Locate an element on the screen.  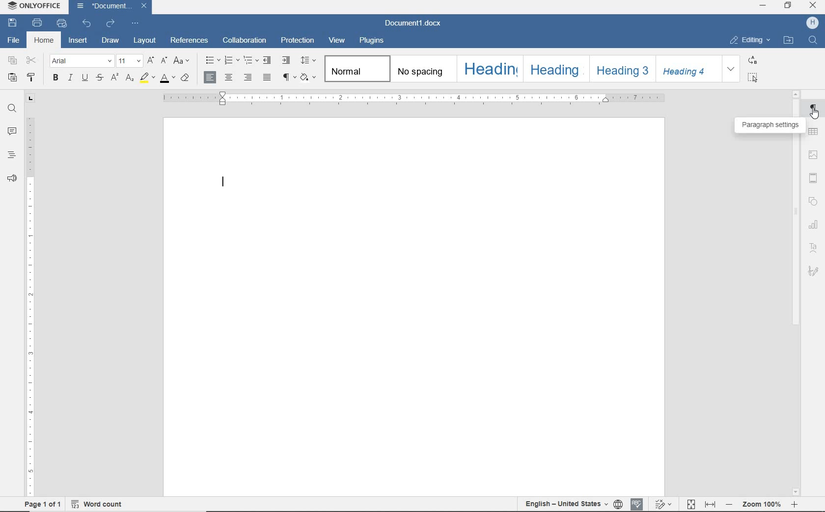
plugins is located at coordinates (376, 41).